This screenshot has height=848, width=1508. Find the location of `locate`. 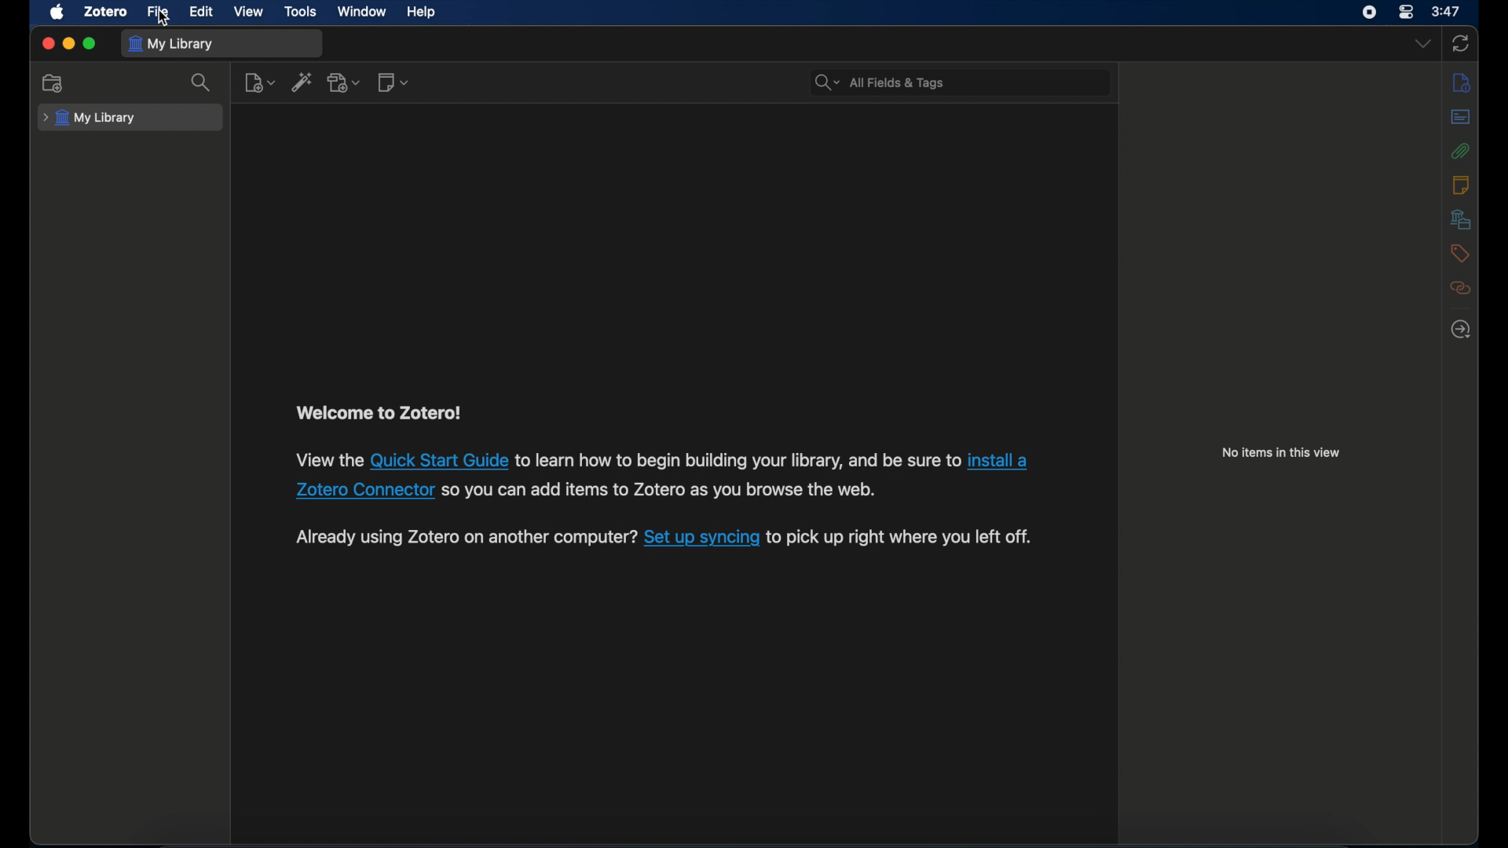

locate is located at coordinates (1462, 330).